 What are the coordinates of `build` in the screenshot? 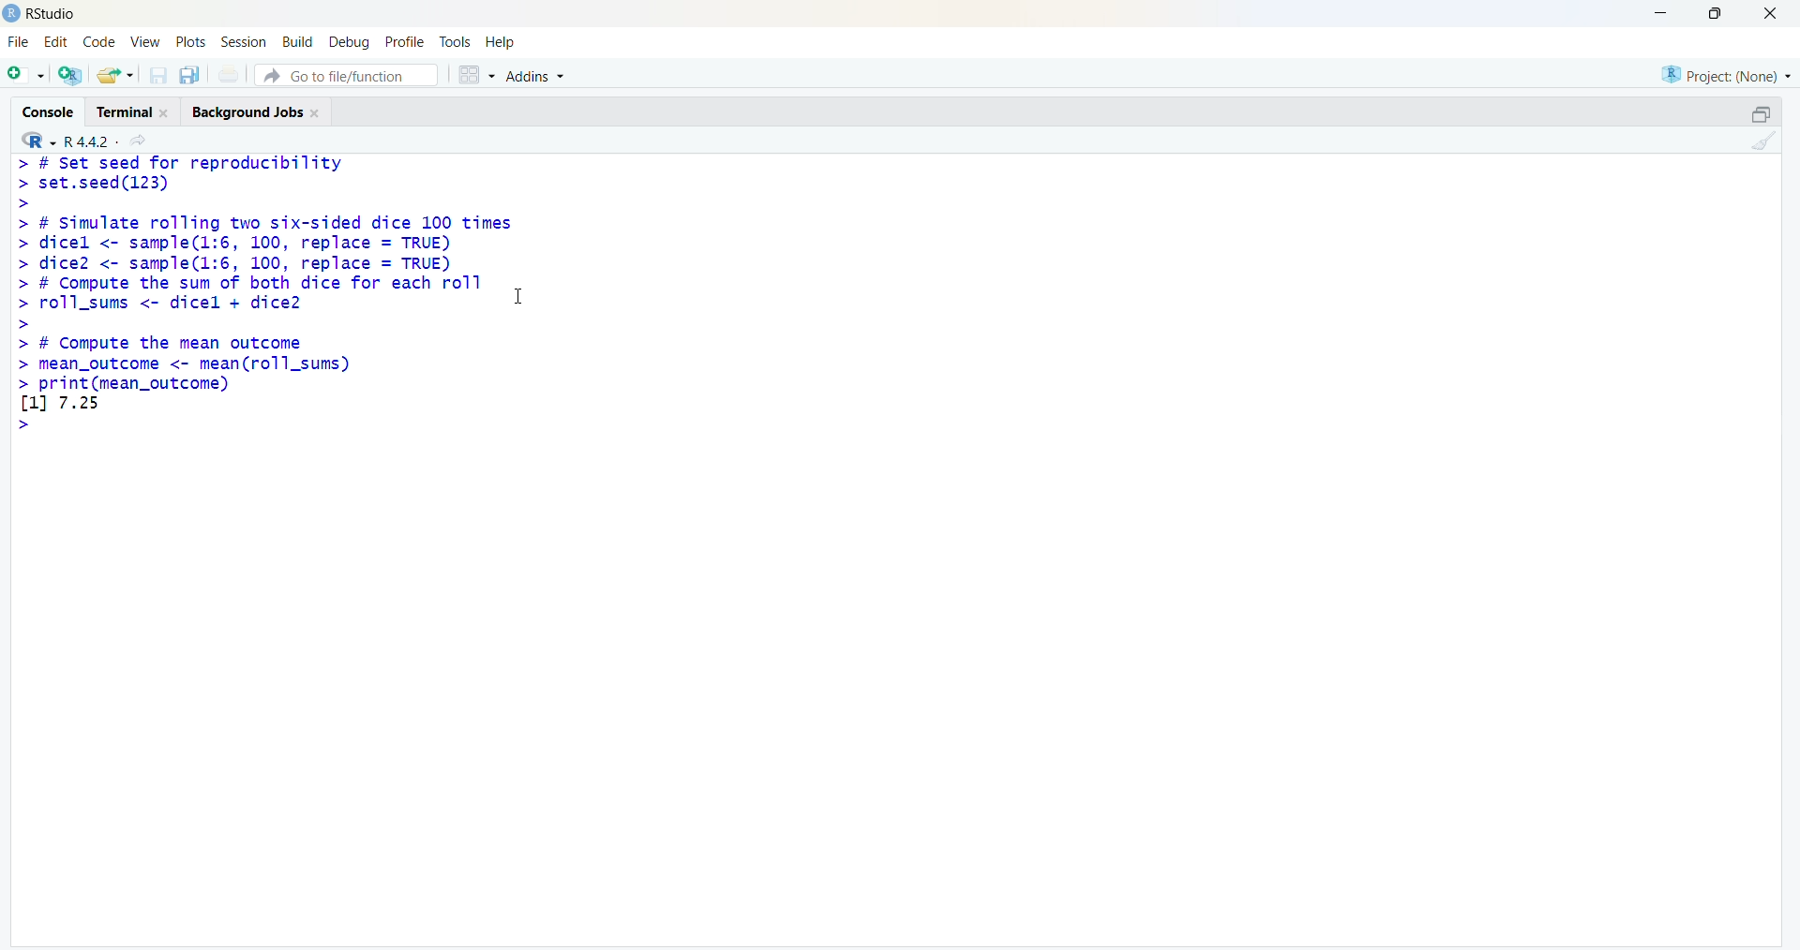 It's located at (296, 43).